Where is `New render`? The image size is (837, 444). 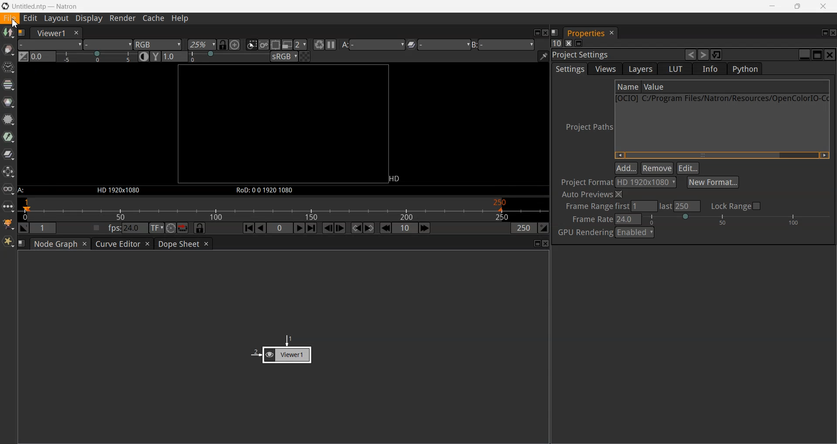
New render is located at coordinates (318, 44).